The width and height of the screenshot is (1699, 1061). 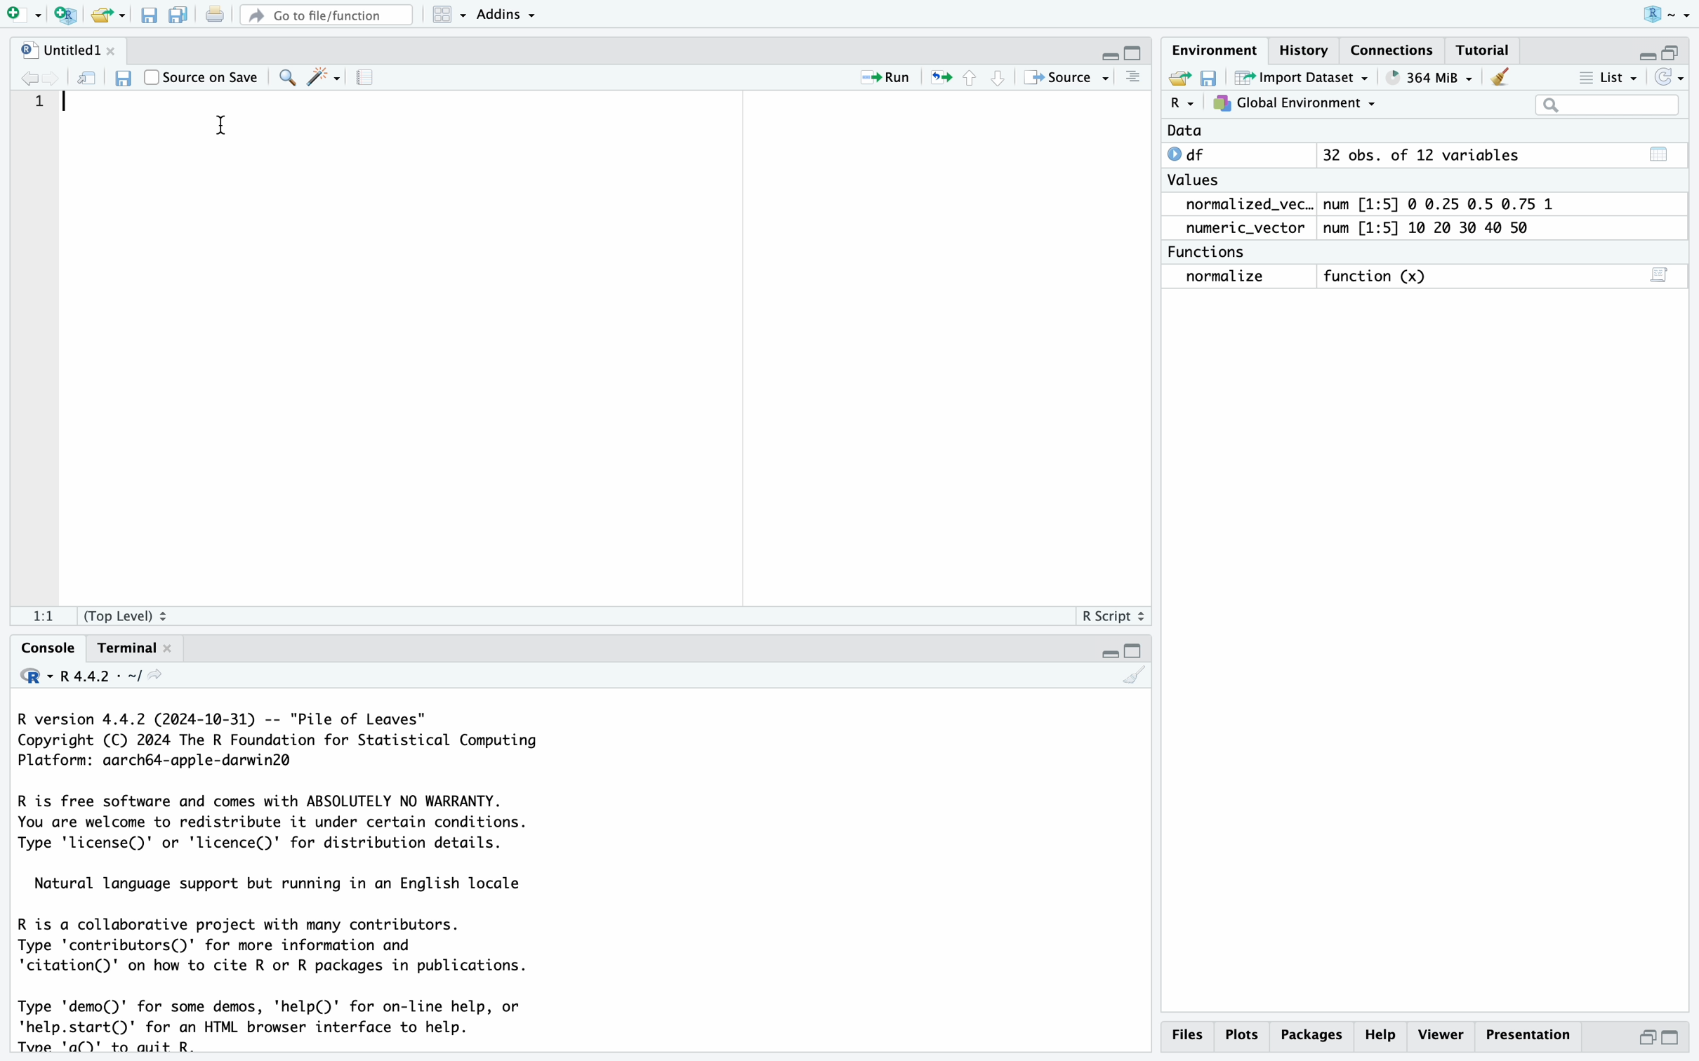 I want to click on Help, so click(x=1384, y=1034).